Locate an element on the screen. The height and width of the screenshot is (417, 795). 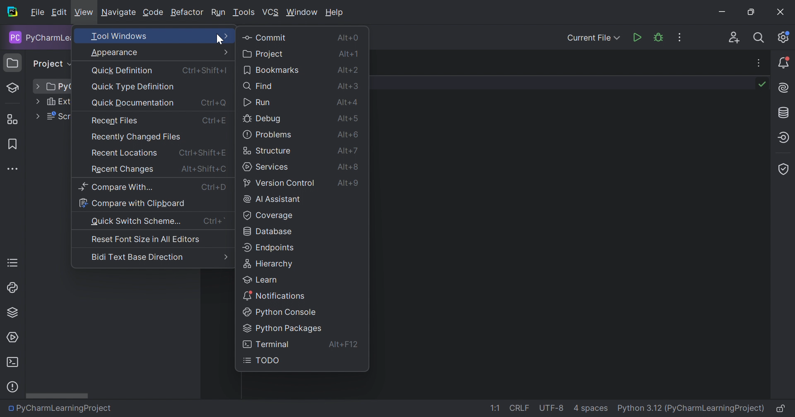
Database is located at coordinates (785, 112).